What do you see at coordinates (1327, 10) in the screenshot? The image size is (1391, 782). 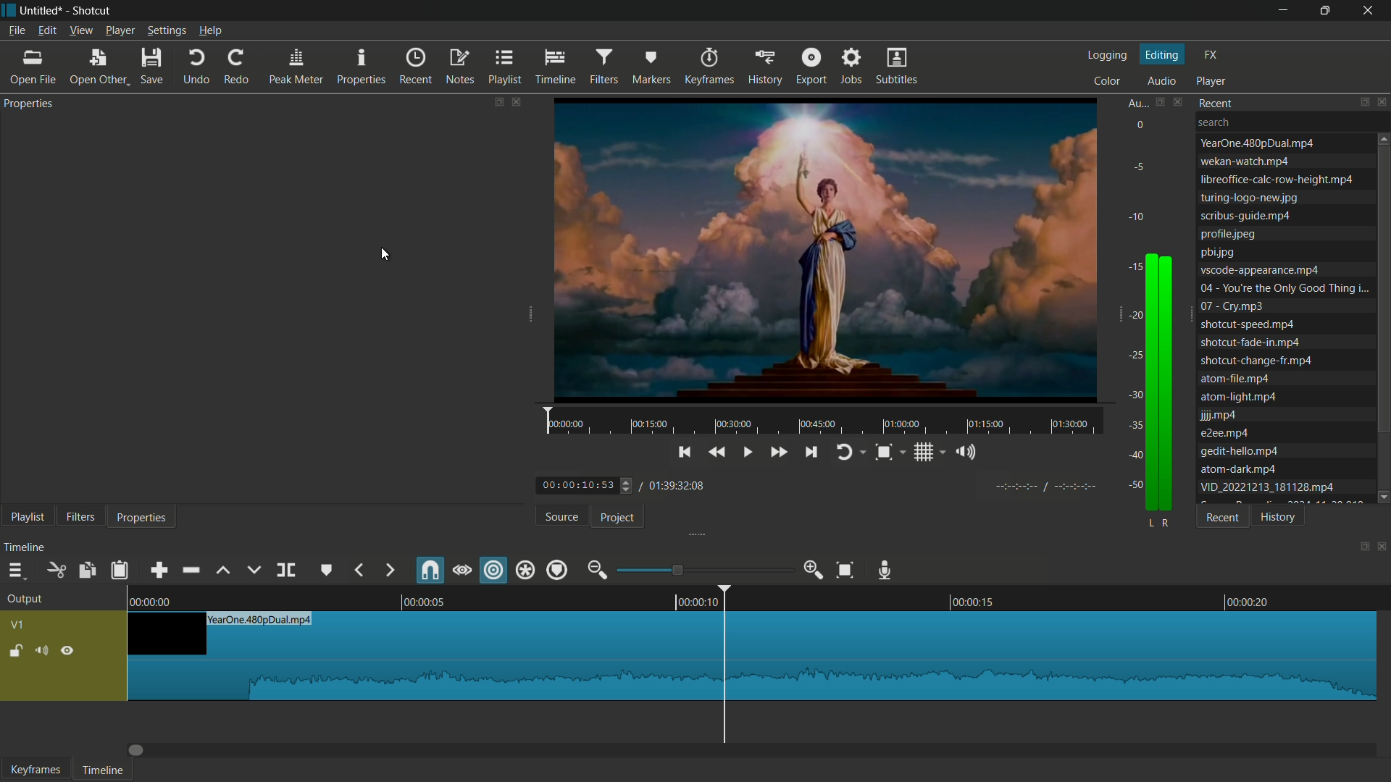 I see `maximize` at bounding box center [1327, 10].